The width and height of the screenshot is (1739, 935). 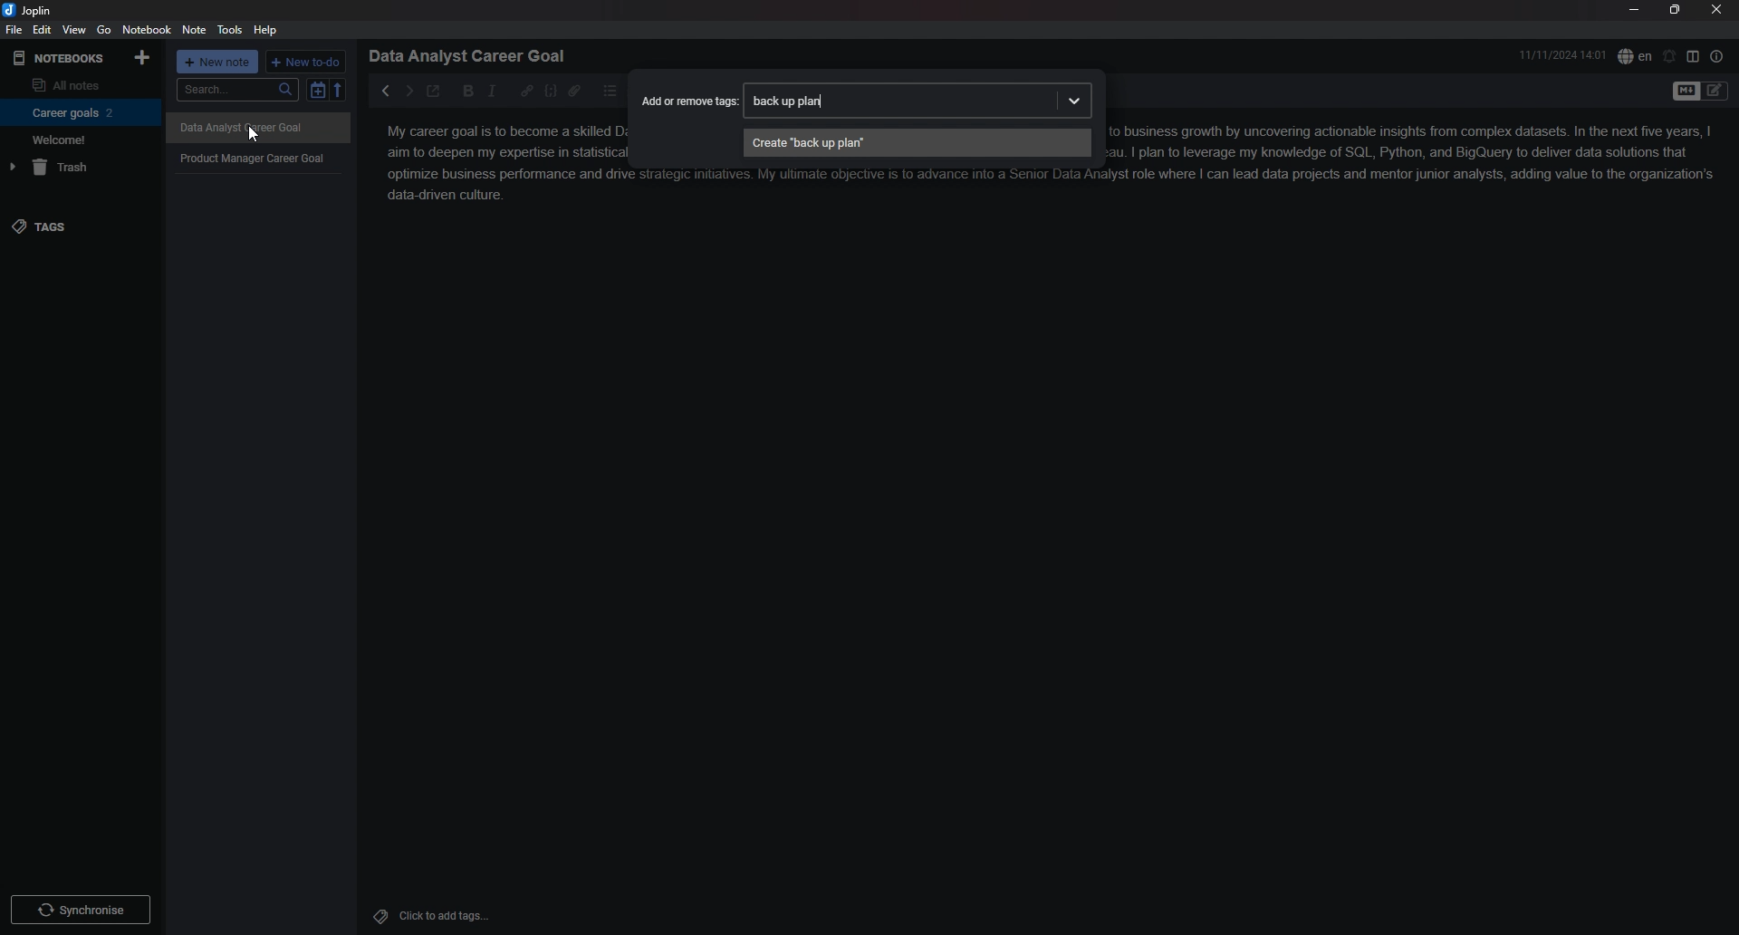 I want to click on help, so click(x=266, y=31).